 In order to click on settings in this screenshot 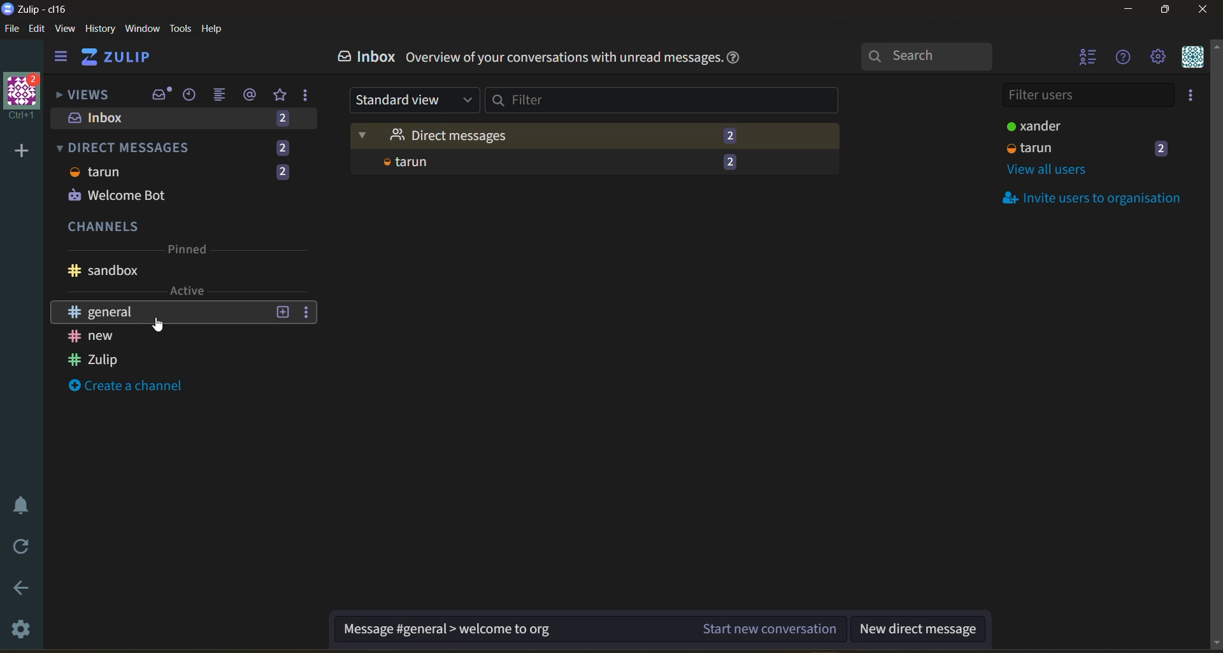, I will do `click(22, 631)`.